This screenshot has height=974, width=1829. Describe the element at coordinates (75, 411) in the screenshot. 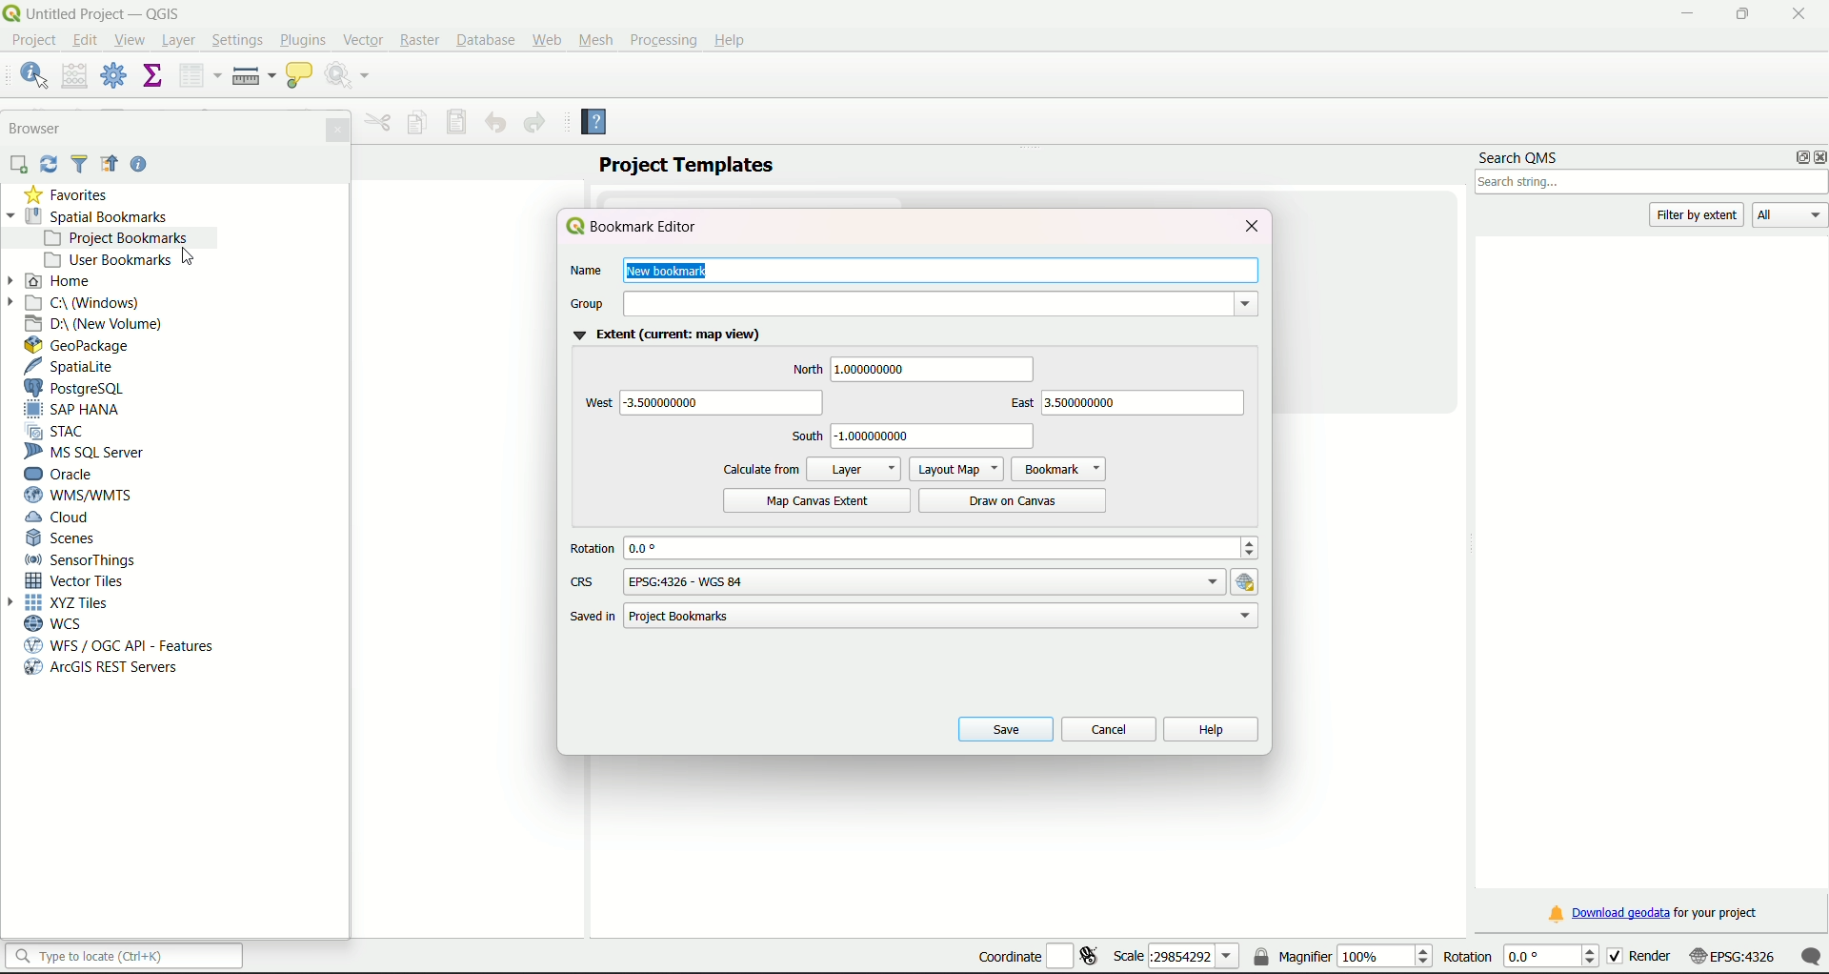

I see `SAP Hana` at that location.